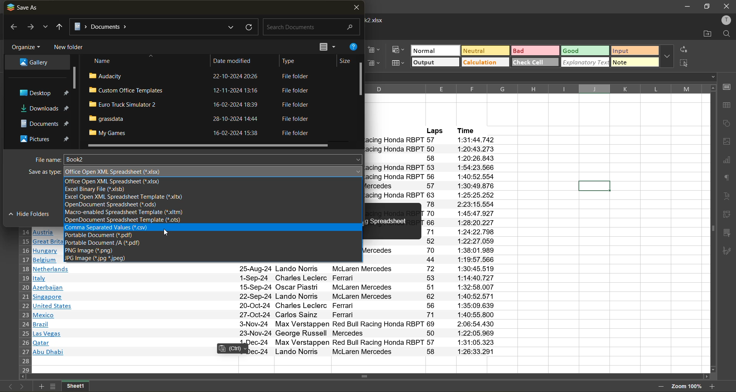 The height and width of the screenshot is (392, 736). What do you see at coordinates (486, 51) in the screenshot?
I see `neutral` at bounding box center [486, 51].